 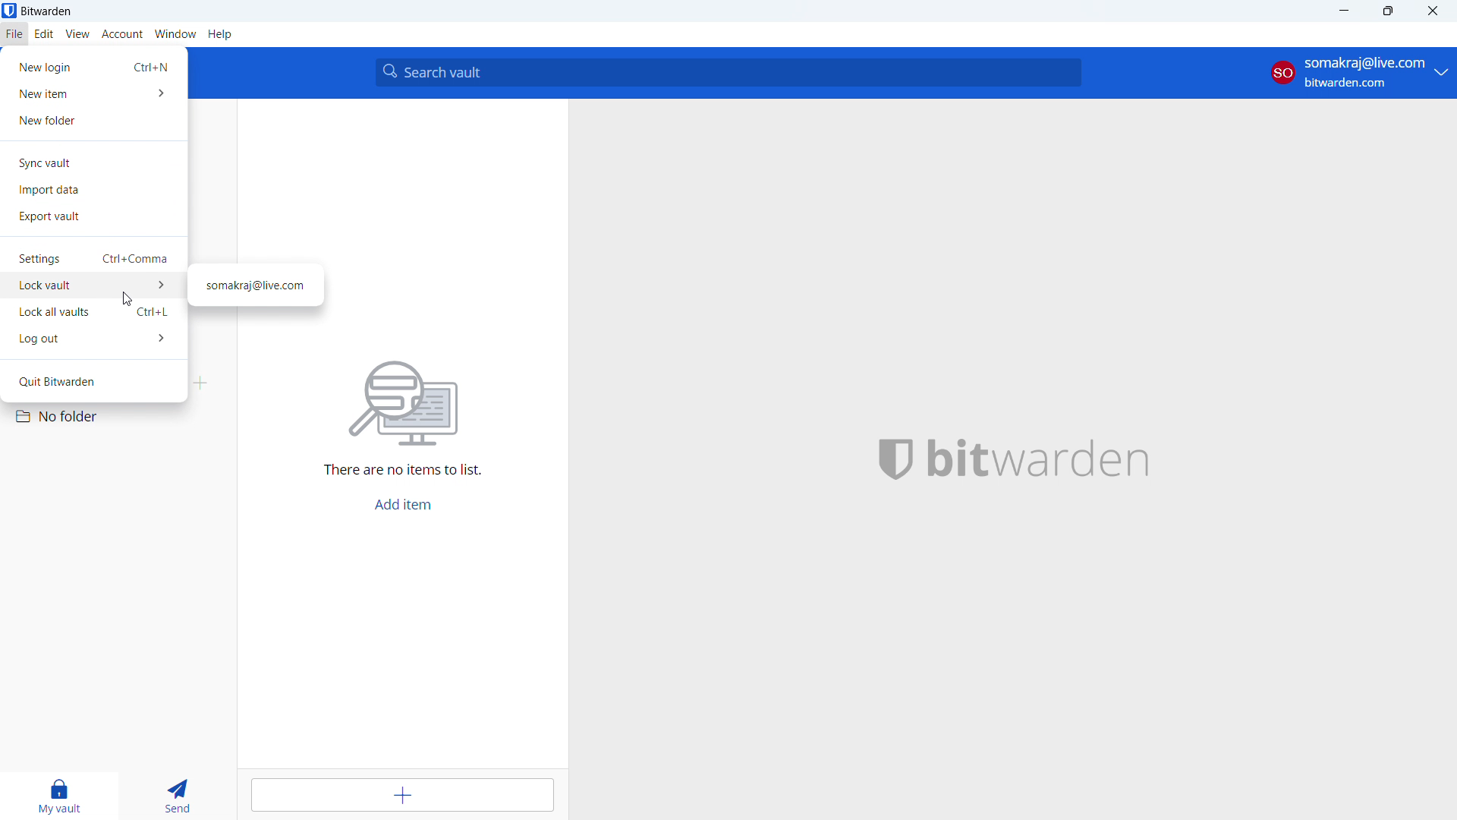 What do you see at coordinates (257, 285) in the screenshot?
I see `mail id` at bounding box center [257, 285].